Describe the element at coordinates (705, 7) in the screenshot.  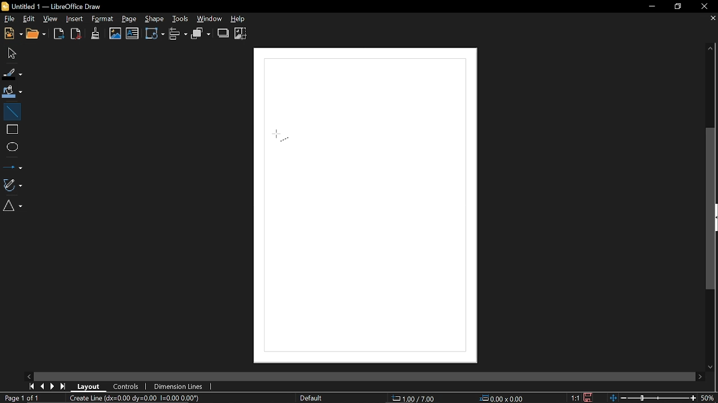
I see `Close` at that location.